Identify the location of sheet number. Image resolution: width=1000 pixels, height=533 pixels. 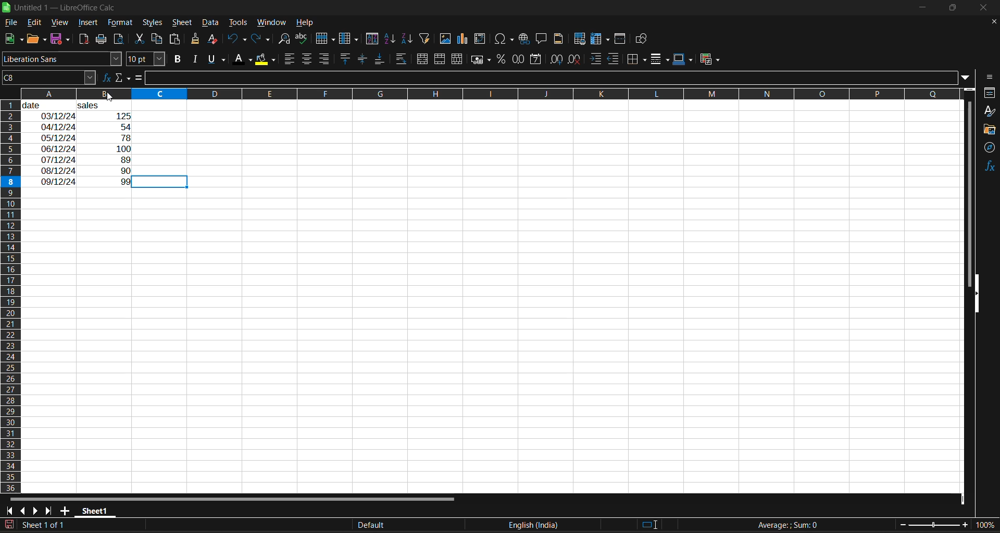
(46, 524).